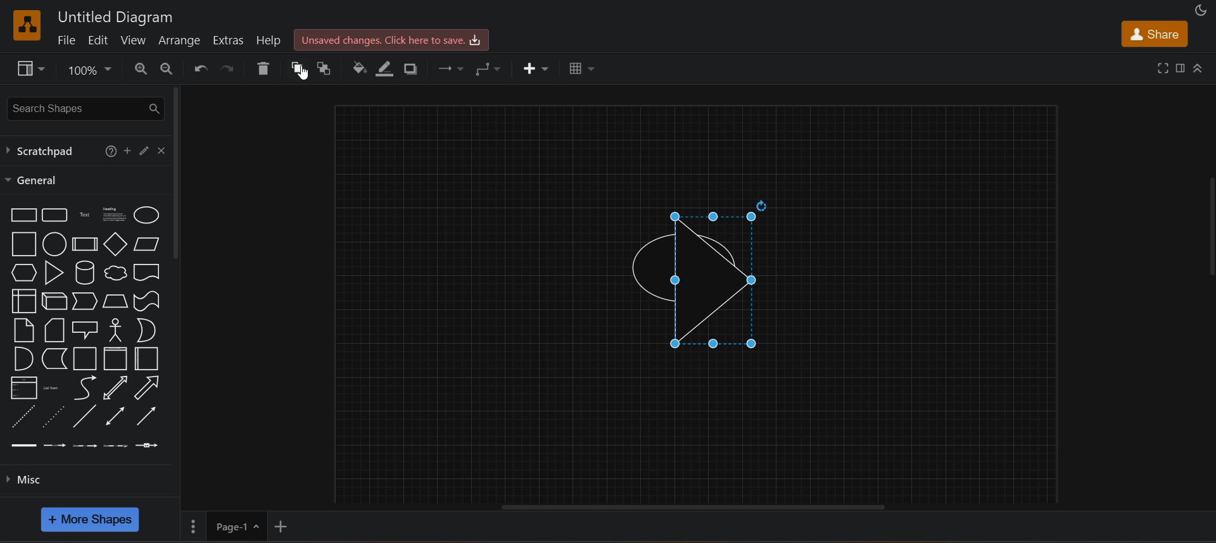  I want to click on edit, so click(96, 41).